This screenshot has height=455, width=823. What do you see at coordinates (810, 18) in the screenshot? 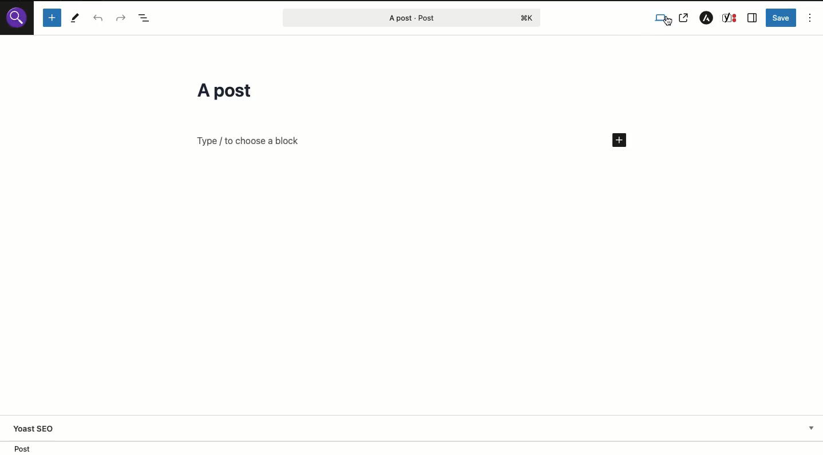
I see `Options` at bounding box center [810, 18].